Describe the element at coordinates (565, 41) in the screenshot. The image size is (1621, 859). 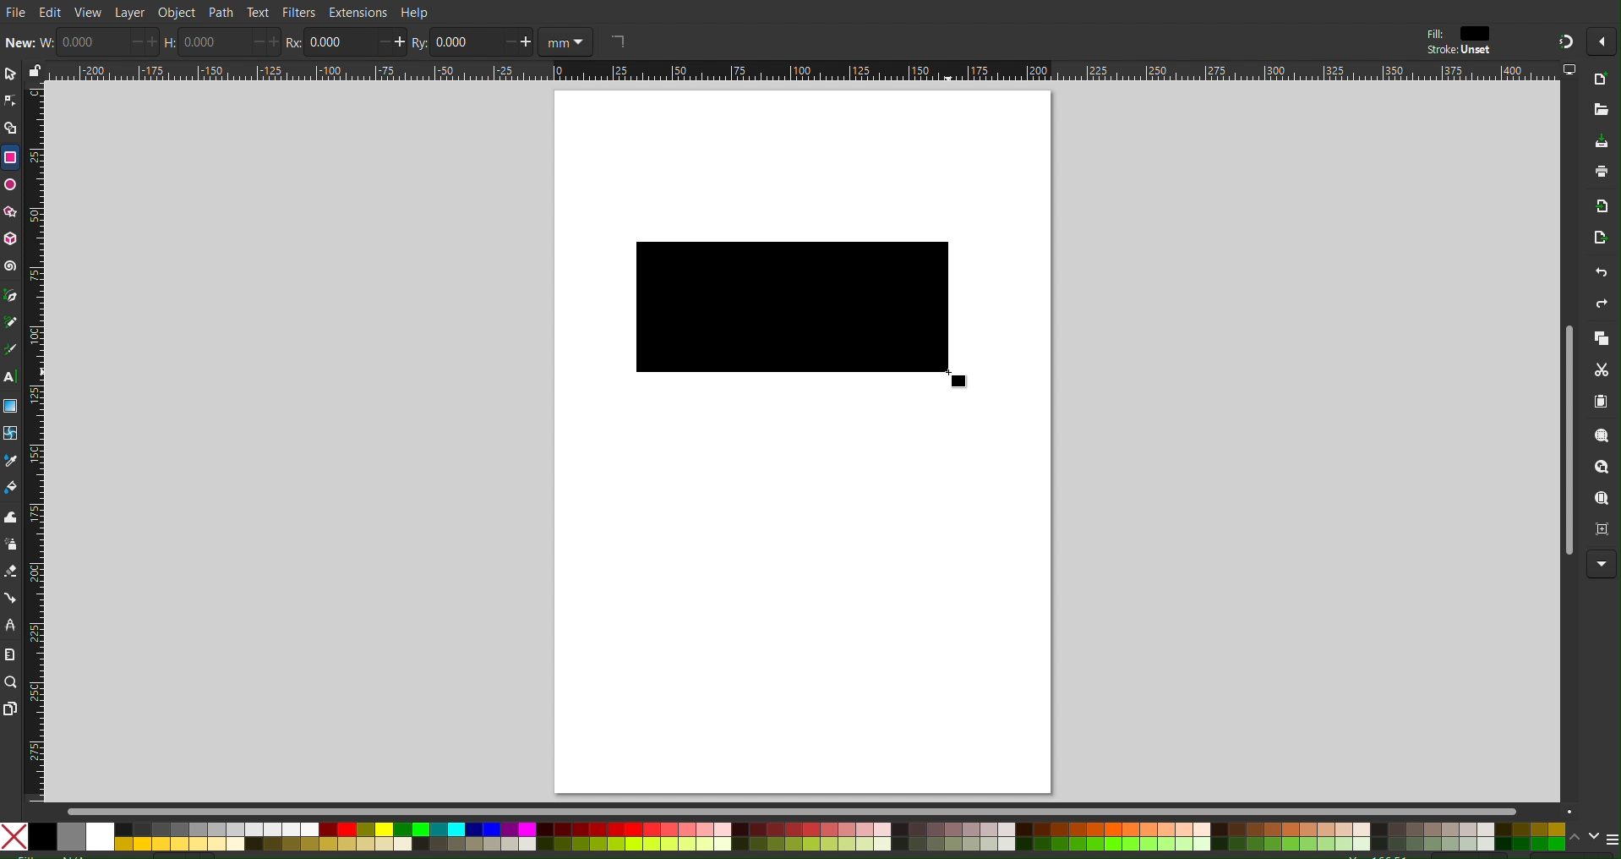
I see `Units` at that location.